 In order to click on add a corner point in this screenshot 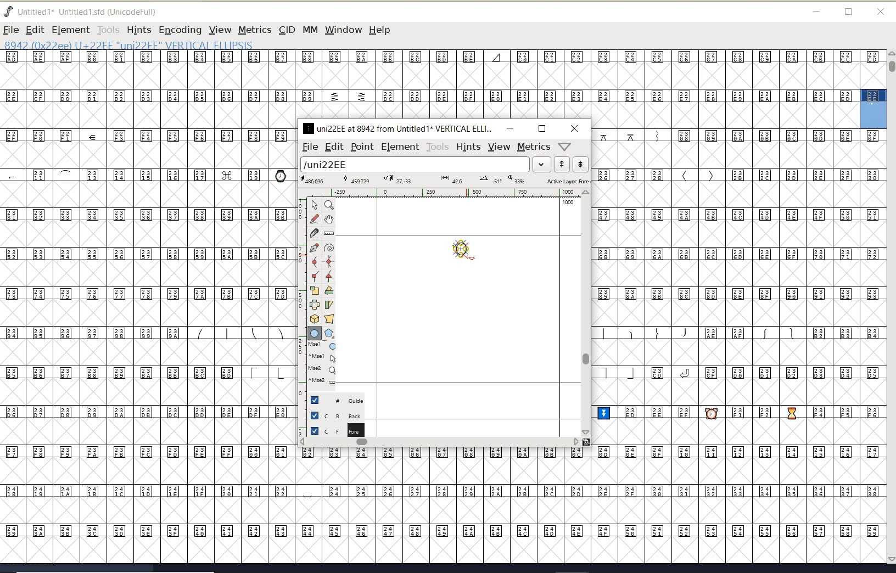, I will do `click(316, 276)`.